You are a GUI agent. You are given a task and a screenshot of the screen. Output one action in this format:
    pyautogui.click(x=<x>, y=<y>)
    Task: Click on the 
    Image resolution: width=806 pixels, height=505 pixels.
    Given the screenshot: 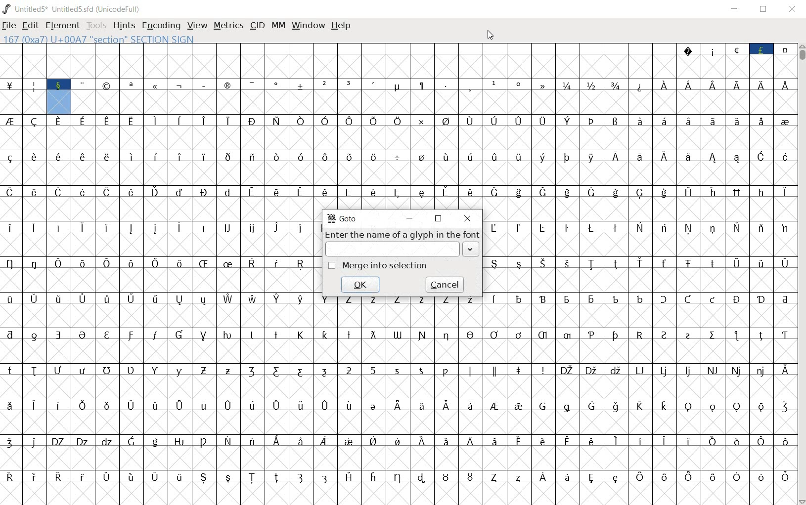 What is the action you would take?
    pyautogui.click(x=228, y=310)
    